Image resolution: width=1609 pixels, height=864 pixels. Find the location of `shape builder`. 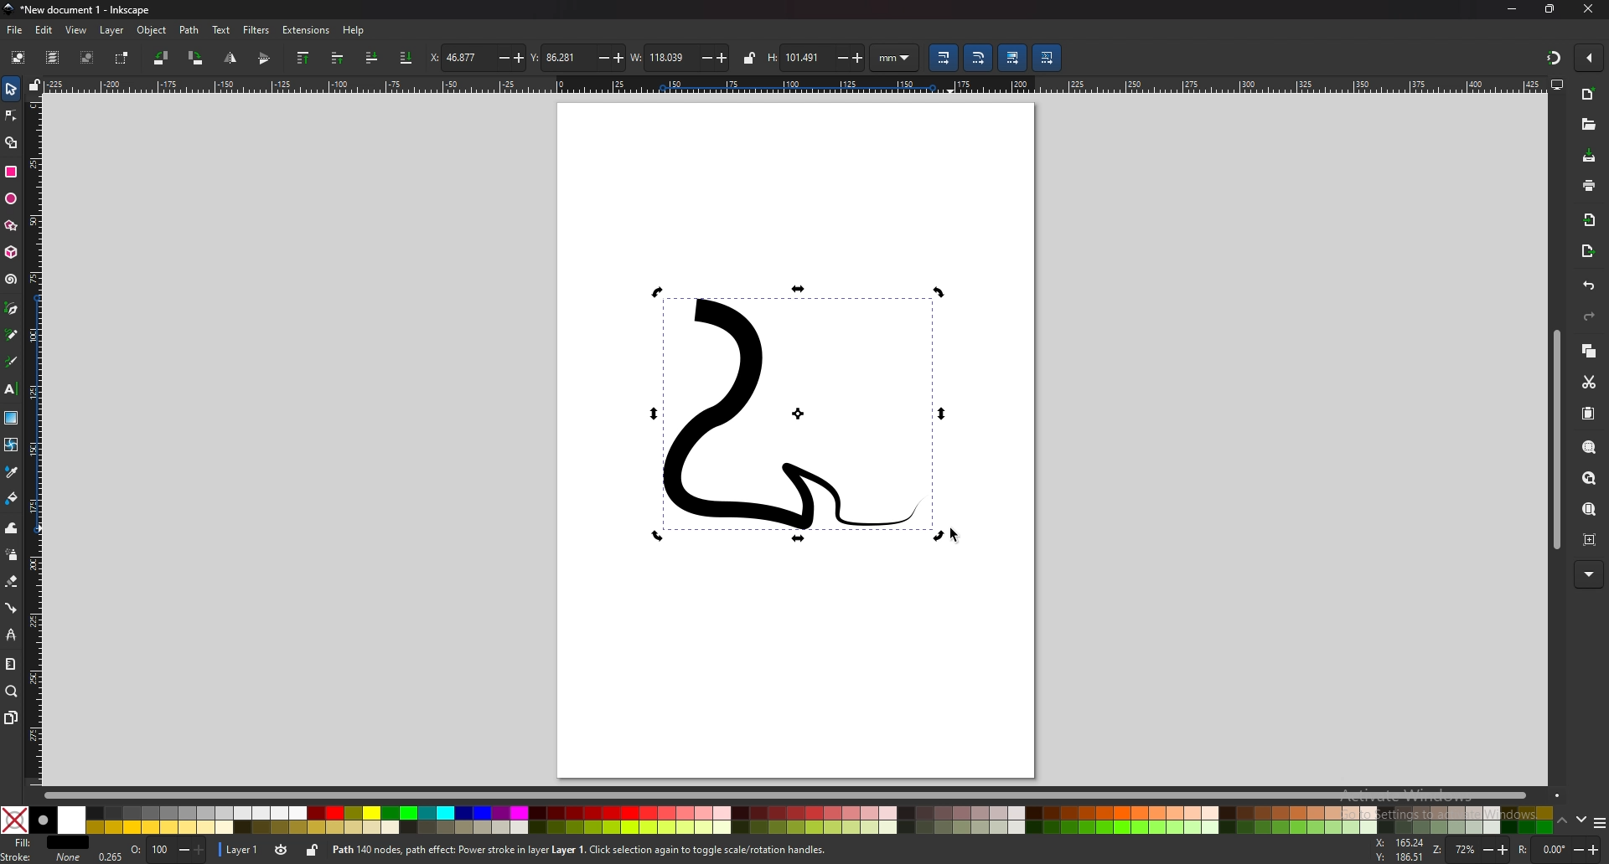

shape builder is located at coordinates (13, 142).